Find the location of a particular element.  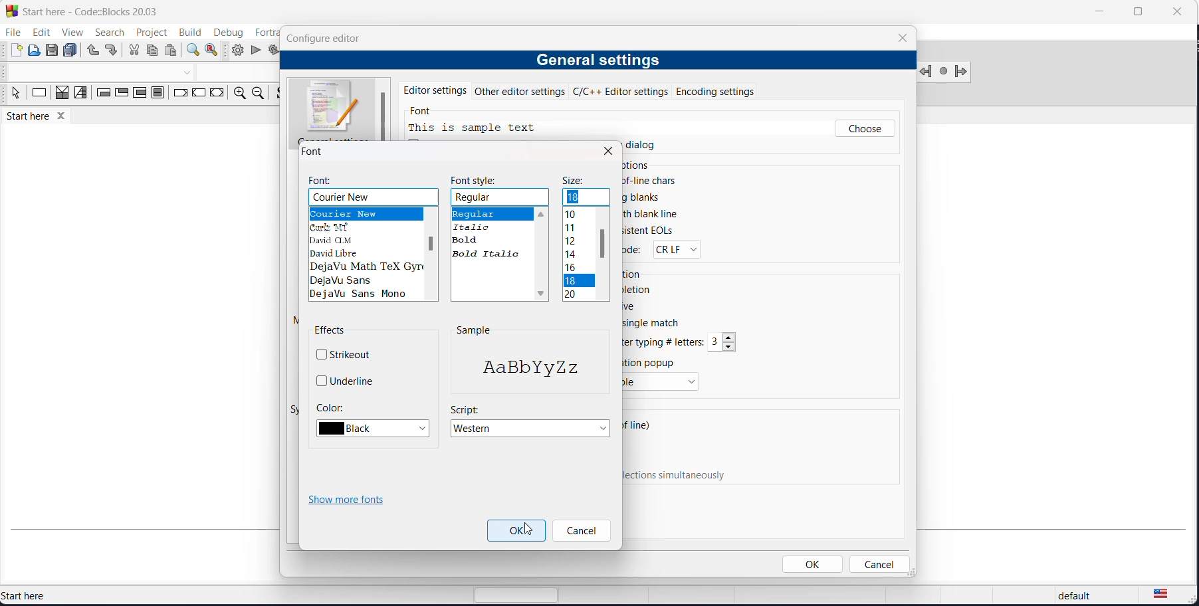

sample is located at coordinates (473, 330).